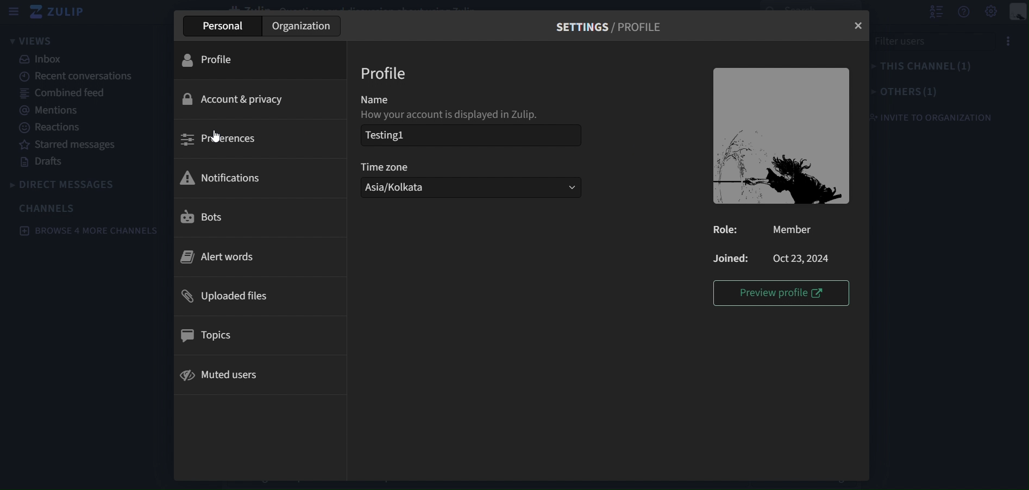  What do you see at coordinates (55, 128) in the screenshot?
I see `reactions` at bounding box center [55, 128].